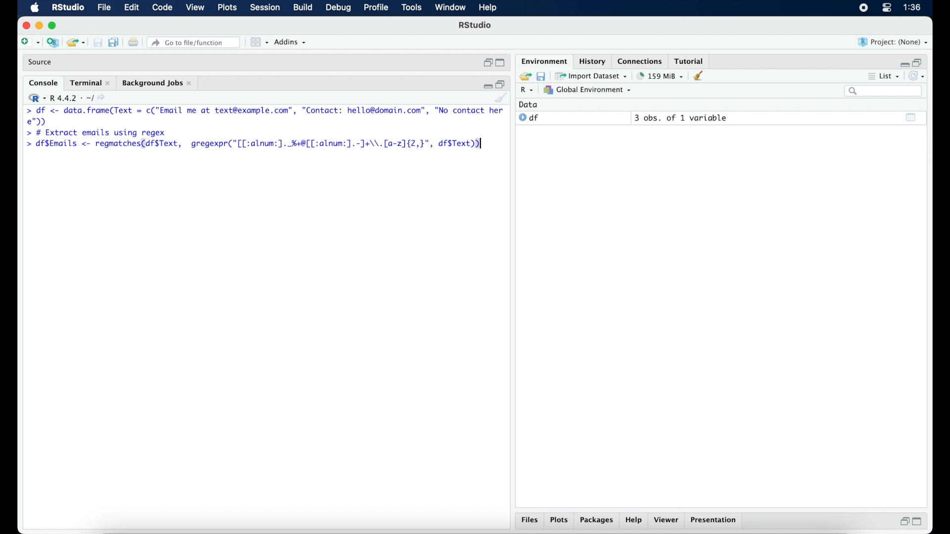 This screenshot has height=534, width=950. Describe the element at coordinates (863, 8) in the screenshot. I see `screen recorder icon` at that location.